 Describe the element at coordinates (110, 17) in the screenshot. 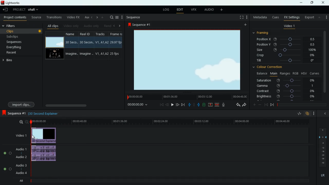

I see `search` at that location.